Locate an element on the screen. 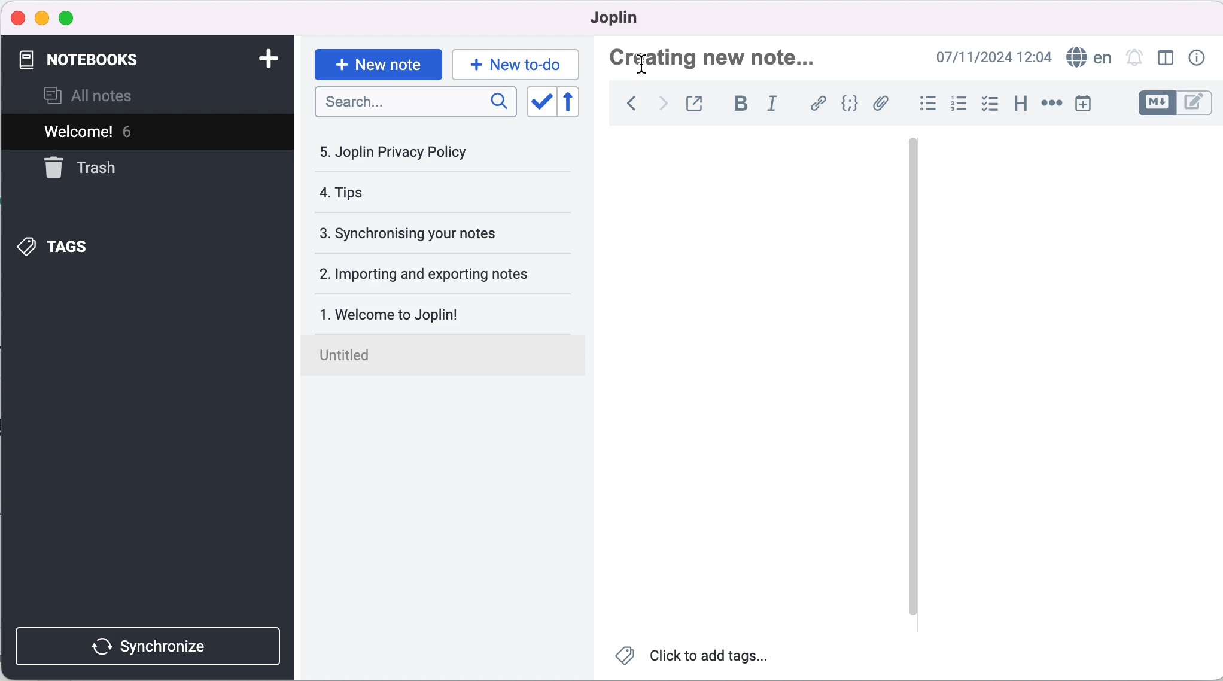 The image size is (1223, 681). tags is located at coordinates (119, 247).